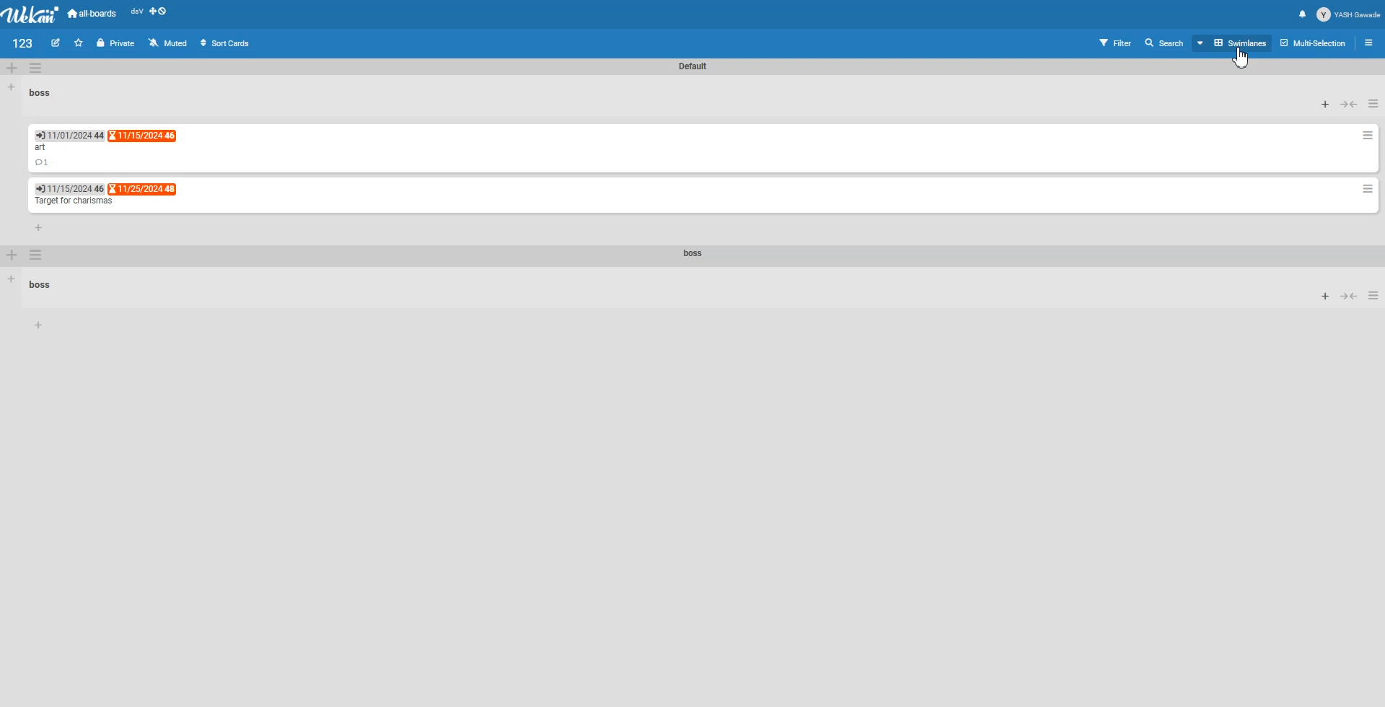  I want to click on Text, so click(694, 255).